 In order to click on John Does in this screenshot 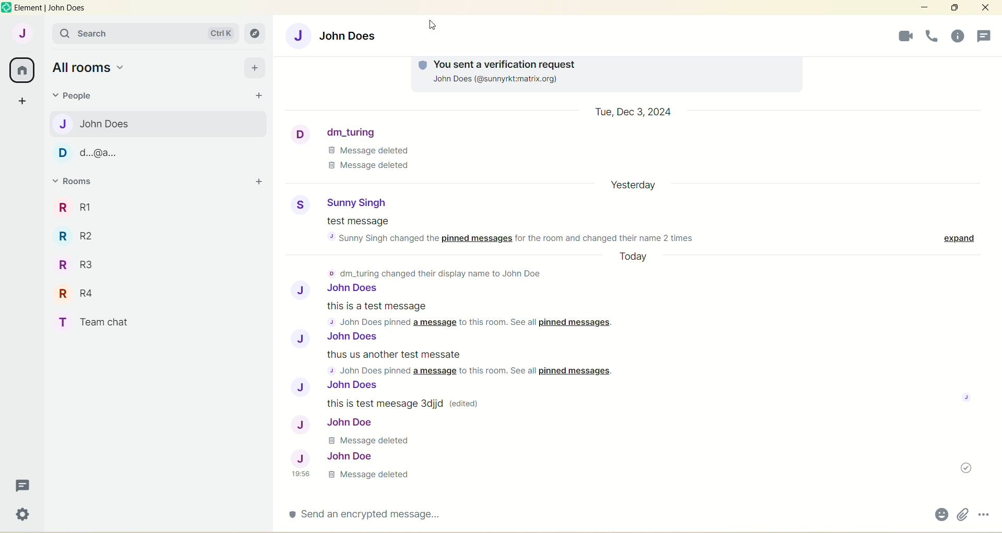, I will do `click(340, 289)`.